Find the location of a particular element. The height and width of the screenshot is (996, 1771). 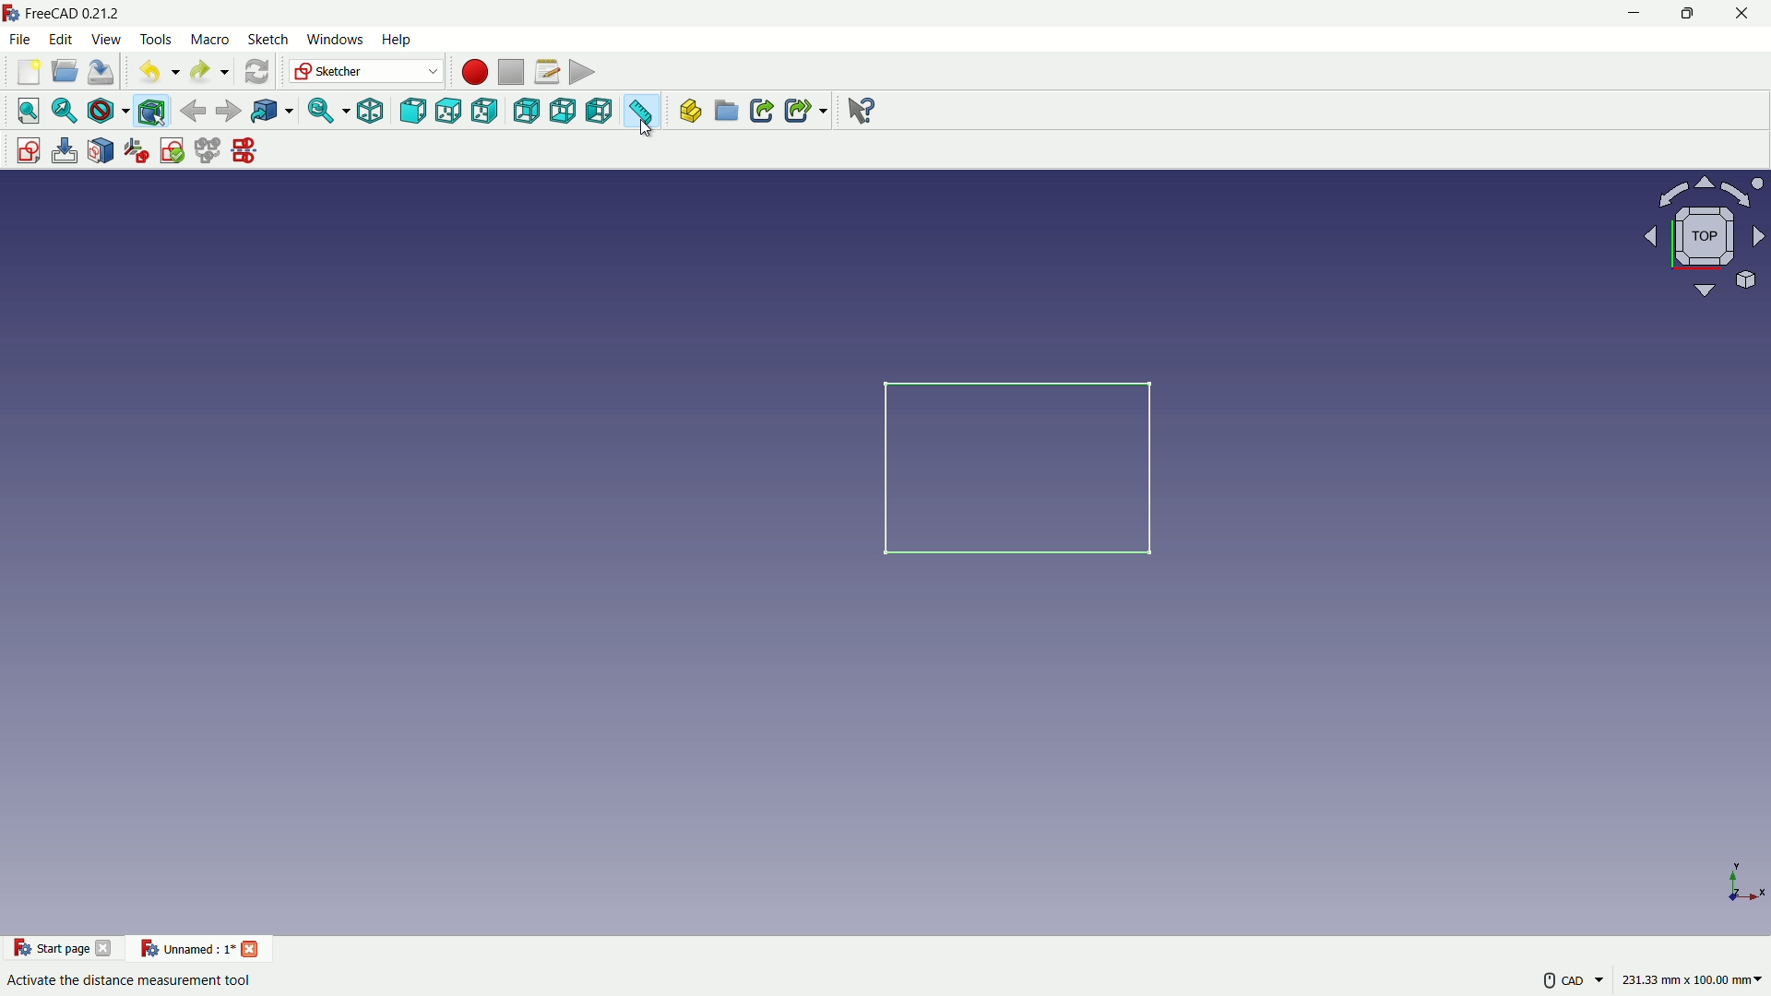

redo is located at coordinates (207, 72).